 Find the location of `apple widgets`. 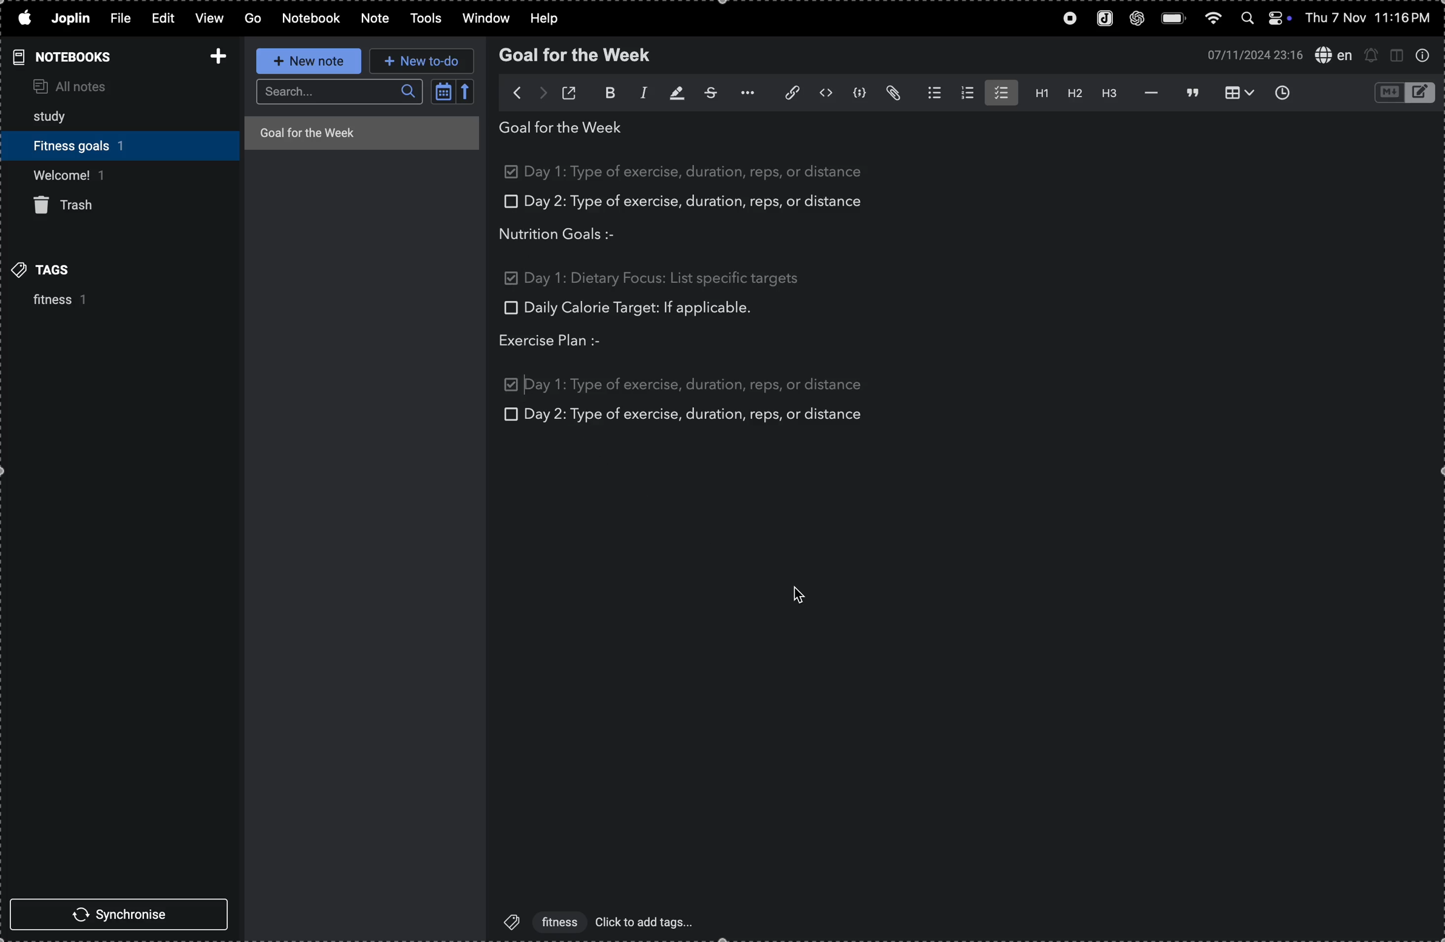

apple widgets is located at coordinates (1269, 18).